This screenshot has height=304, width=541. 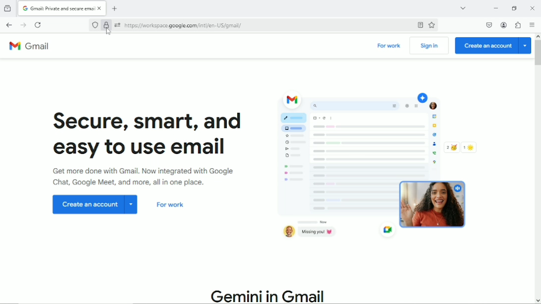 What do you see at coordinates (533, 26) in the screenshot?
I see `Open application menu` at bounding box center [533, 26].